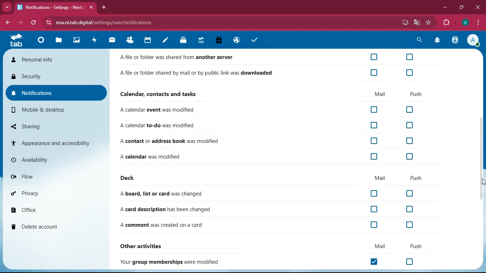 The image size is (486, 273). What do you see at coordinates (58, 40) in the screenshot?
I see `file` at bounding box center [58, 40].